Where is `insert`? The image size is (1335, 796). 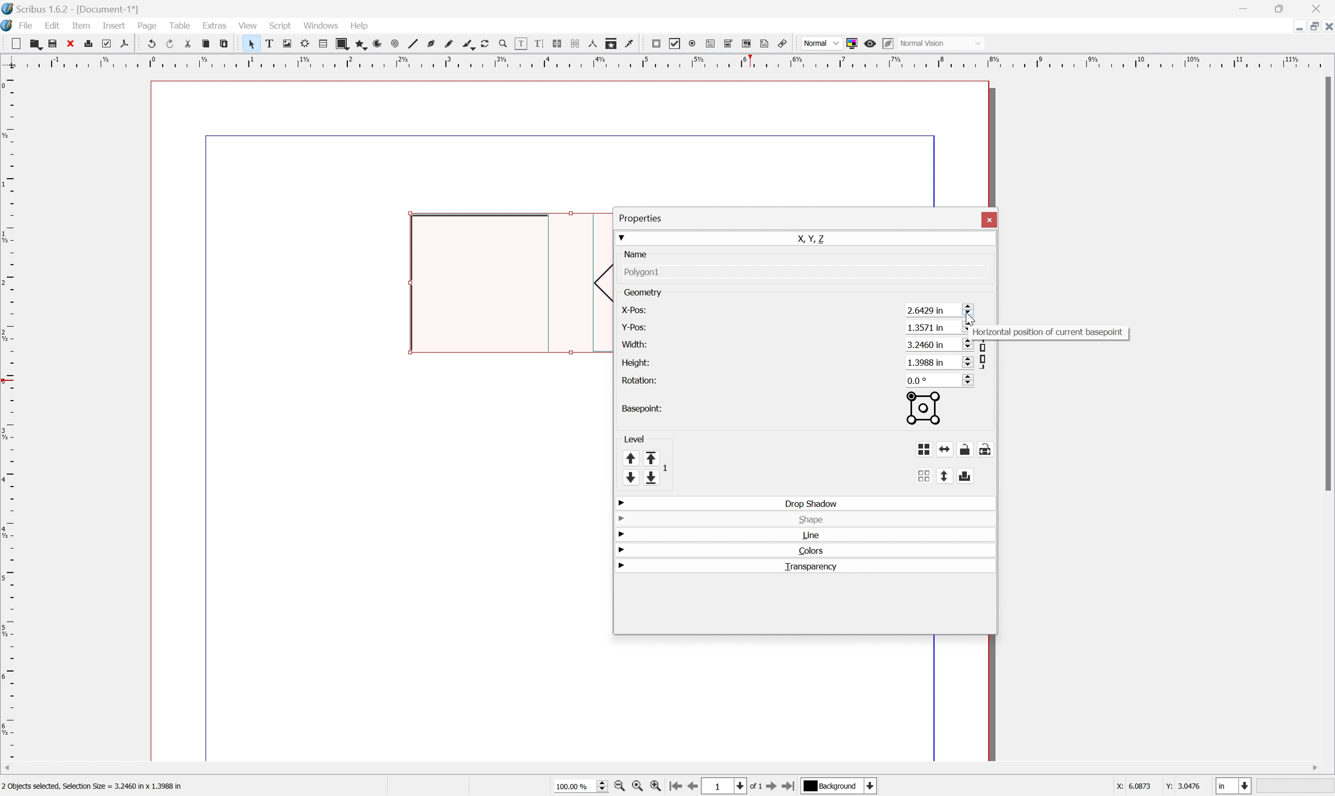
insert is located at coordinates (114, 24).